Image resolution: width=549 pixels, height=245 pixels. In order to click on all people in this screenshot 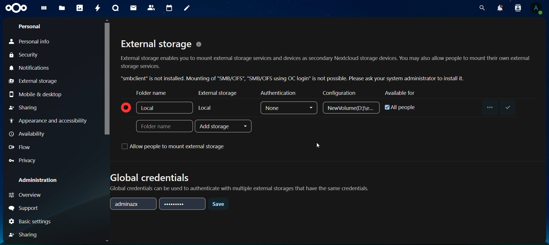, I will do `click(400, 107)`.